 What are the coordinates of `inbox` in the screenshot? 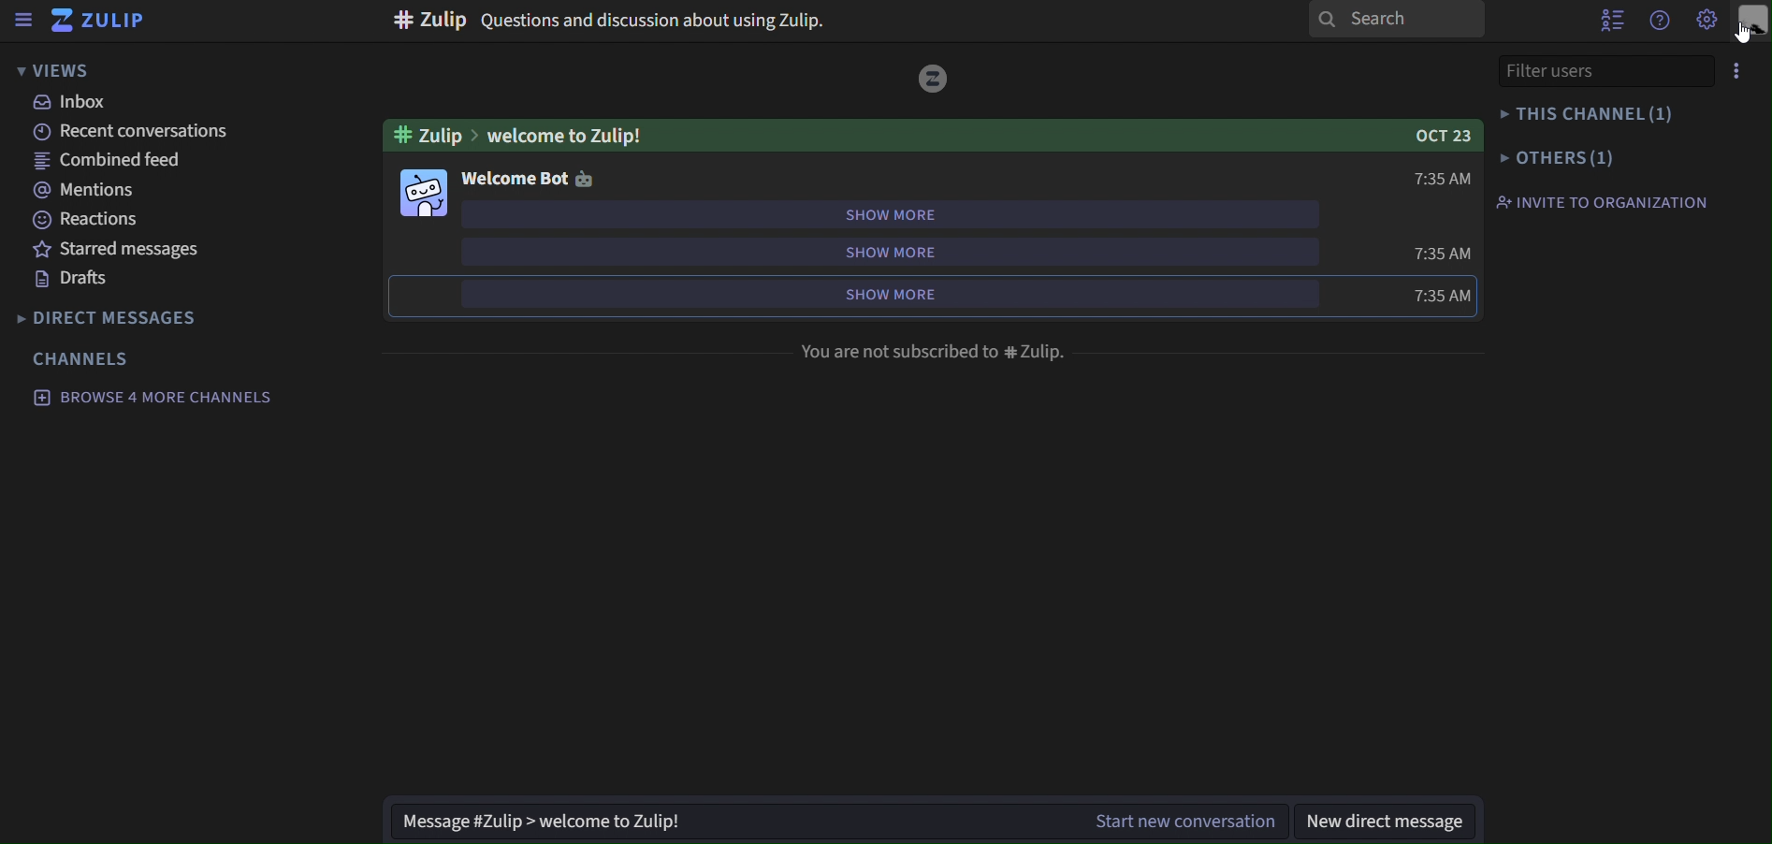 It's located at (78, 103).